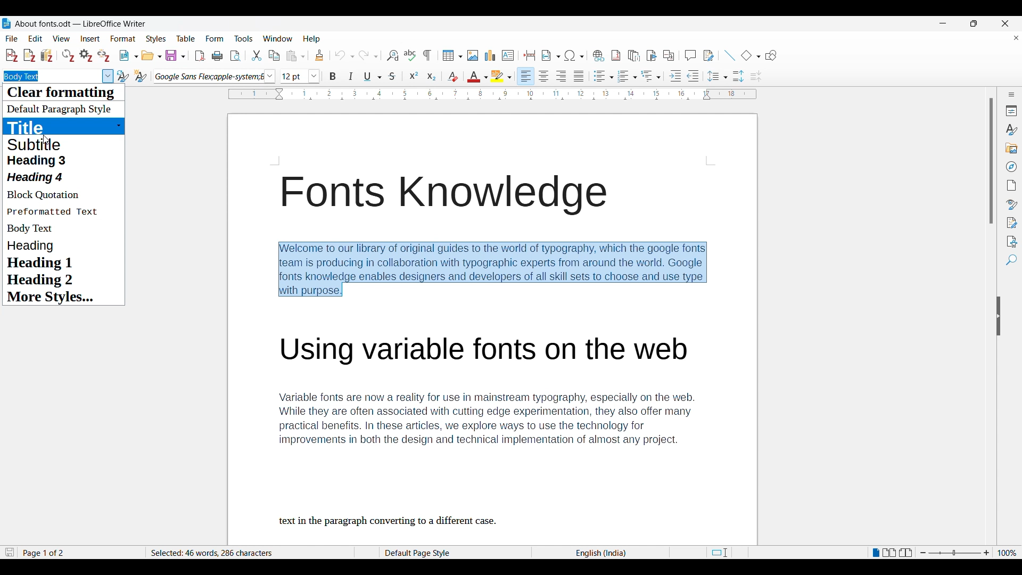 This screenshot has height=575, width=1022. Describe the element at coordinates (1017, 38) in the screenshot. I see `Close document` at that location.